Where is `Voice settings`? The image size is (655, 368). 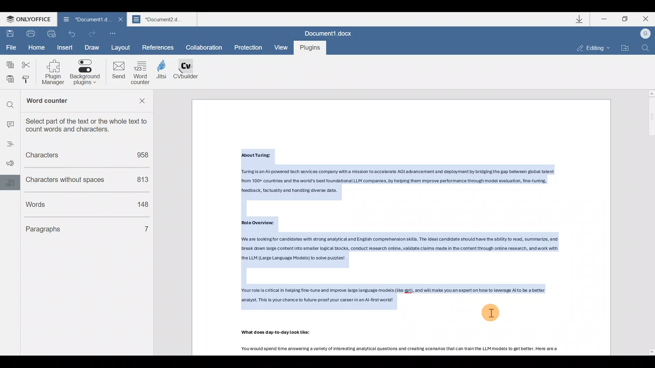 Voice settings is located at coordinates (8, 164).